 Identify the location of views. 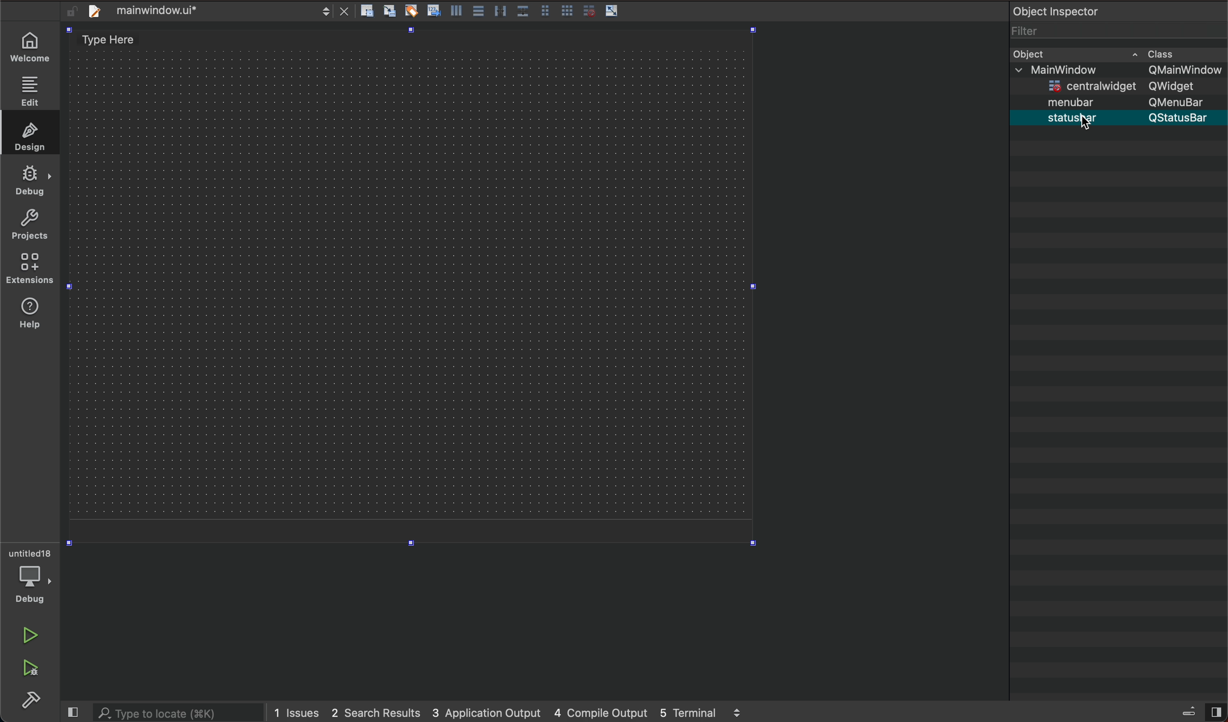
(1201, 711).